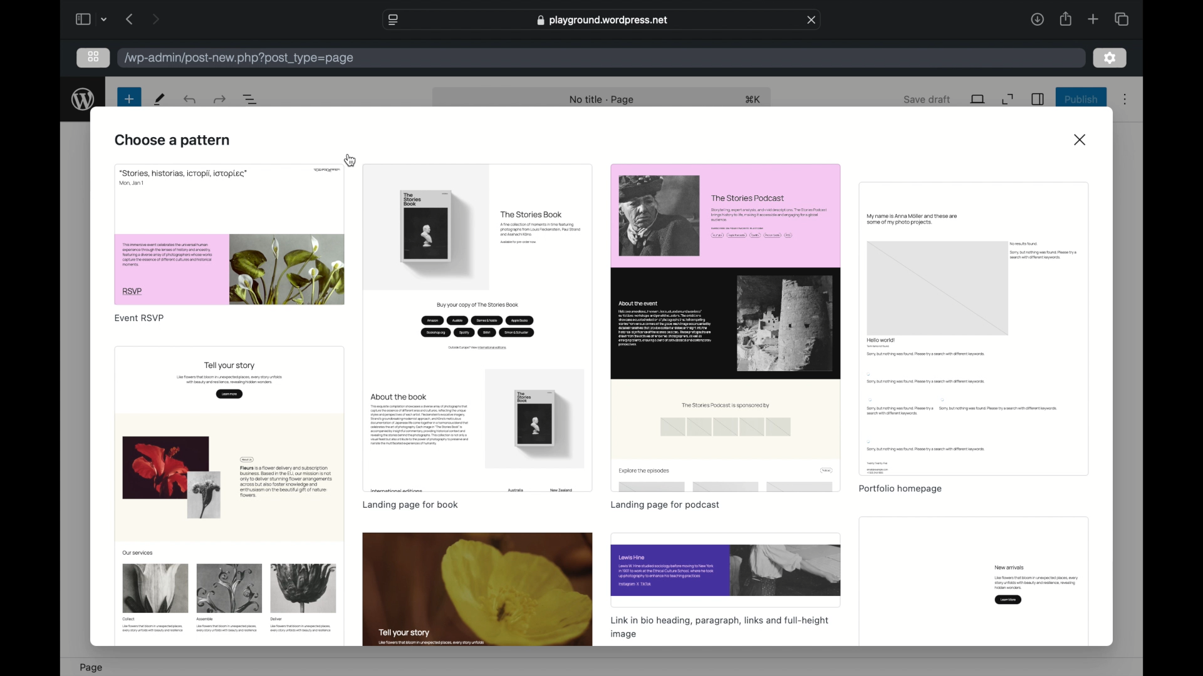 The image size is (1203, 676). What do you see at coordinates (83, 100) in the screenshot?
I see `wordpress` at bounding box center [83, 100].